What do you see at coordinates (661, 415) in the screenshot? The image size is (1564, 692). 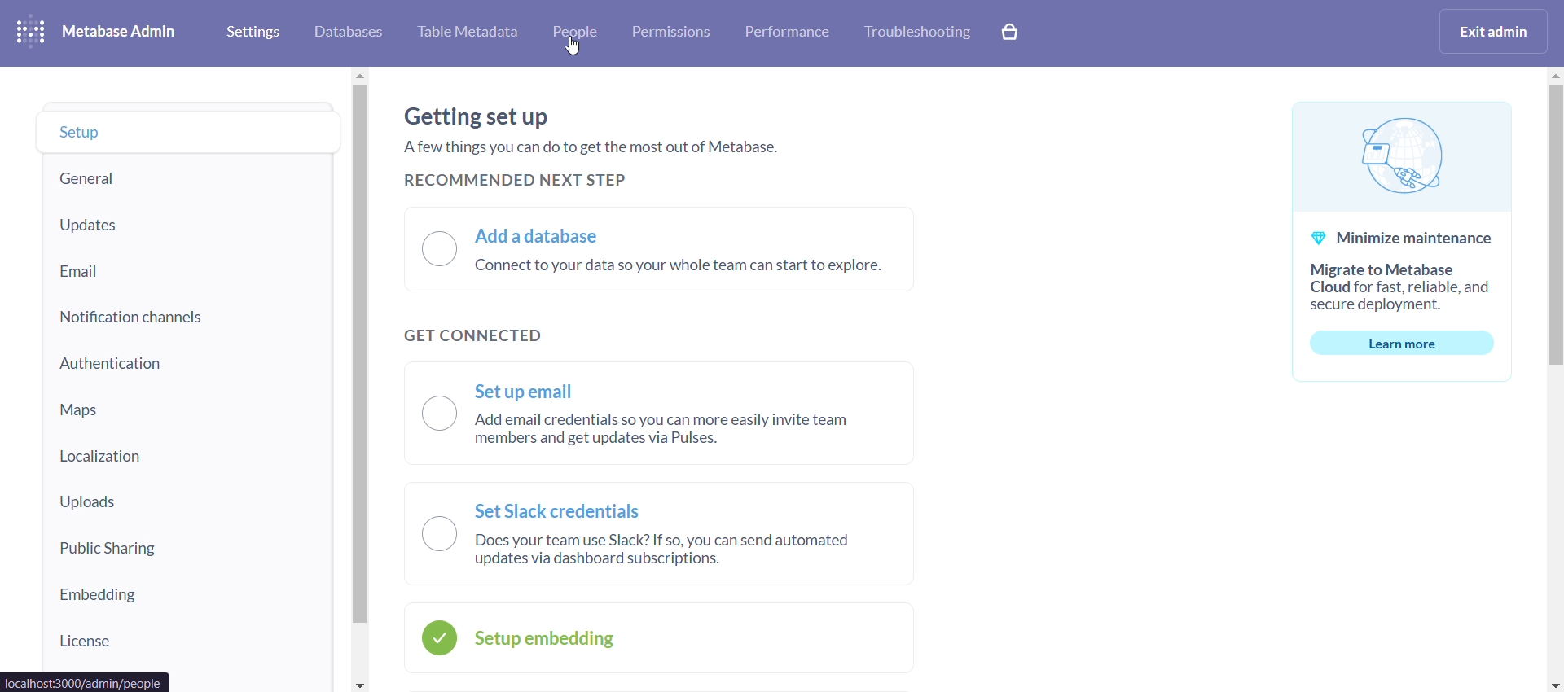 I see `set up email` at bounding box center [661, 415].